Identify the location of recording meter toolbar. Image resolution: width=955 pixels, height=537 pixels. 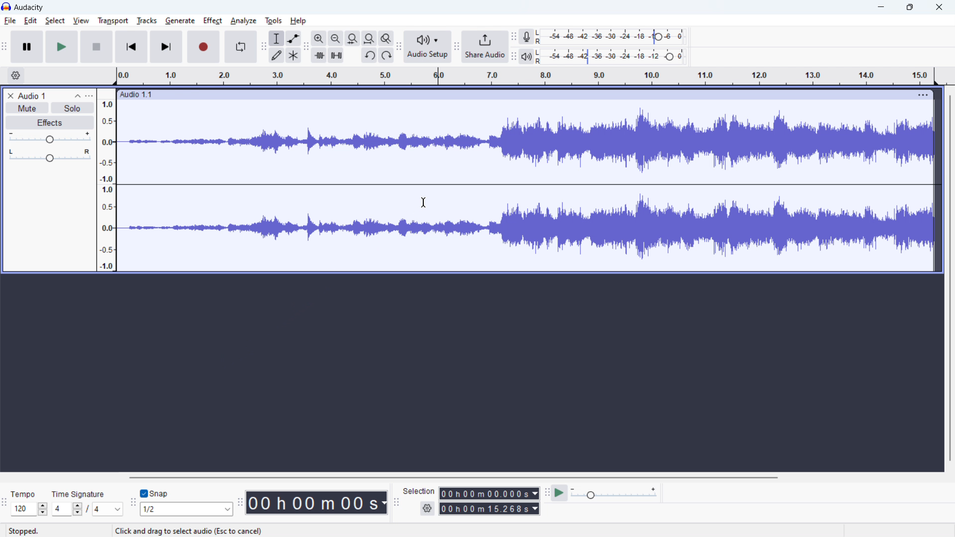
(514, 37).